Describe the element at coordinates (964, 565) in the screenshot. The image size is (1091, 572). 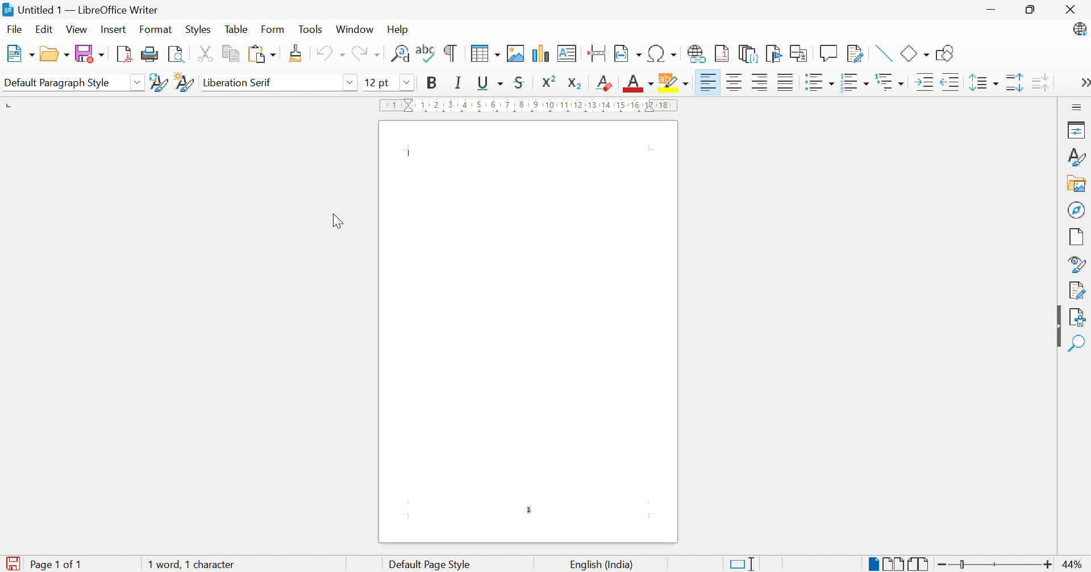
I see `Slider` at that location.